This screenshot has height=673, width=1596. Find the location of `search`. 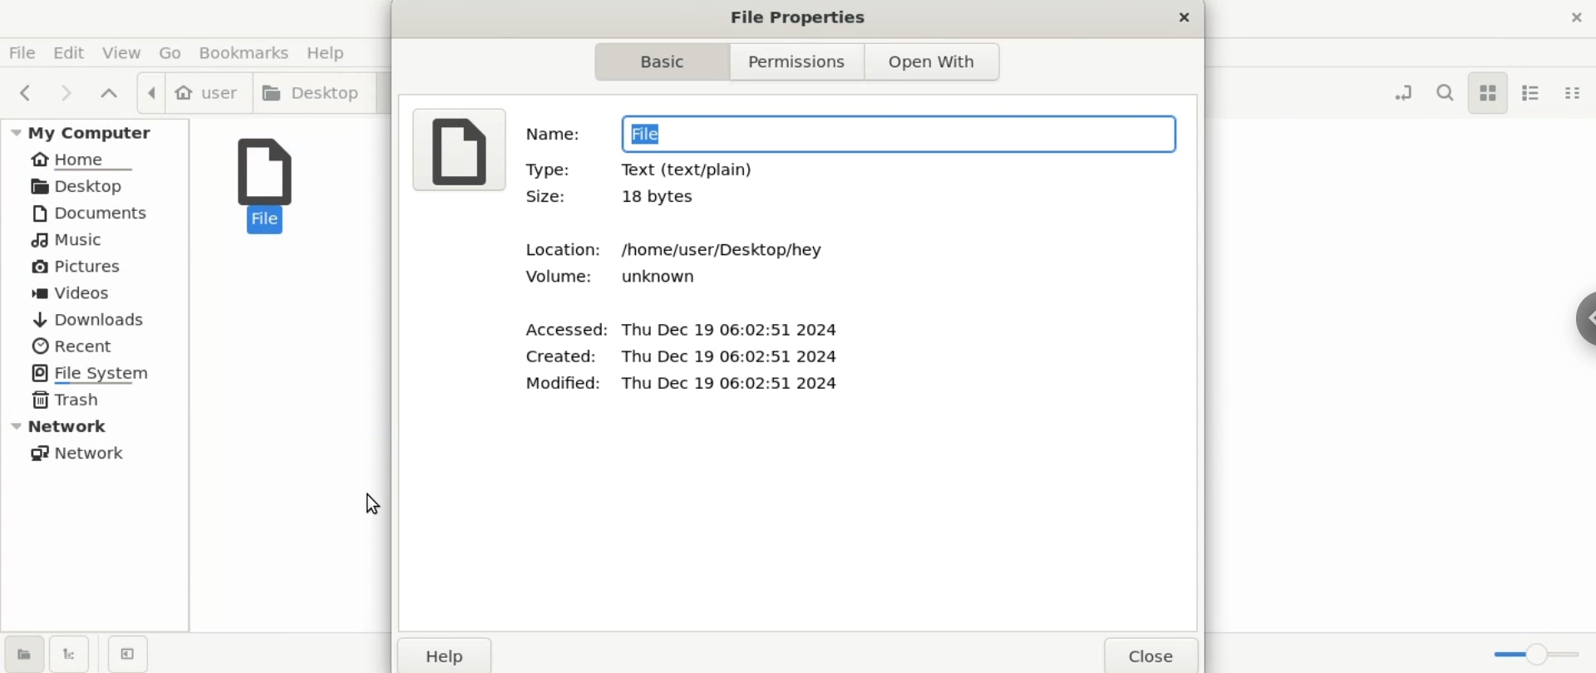

search is located at coordinates (1442, 96).